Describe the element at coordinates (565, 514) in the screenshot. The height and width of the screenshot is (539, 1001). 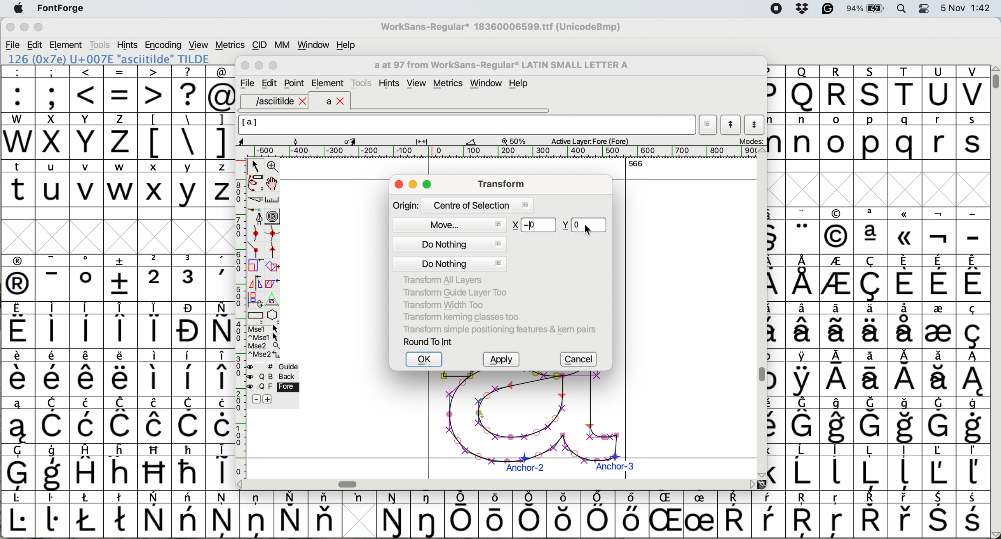
I see `` at that location.